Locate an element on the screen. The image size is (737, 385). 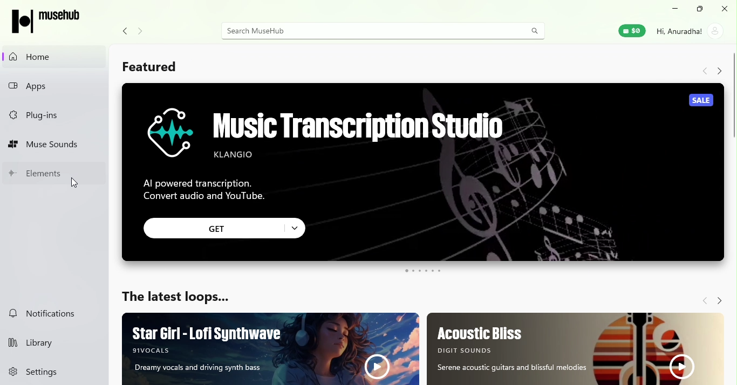
Ad is located at coordinates (420, 171).